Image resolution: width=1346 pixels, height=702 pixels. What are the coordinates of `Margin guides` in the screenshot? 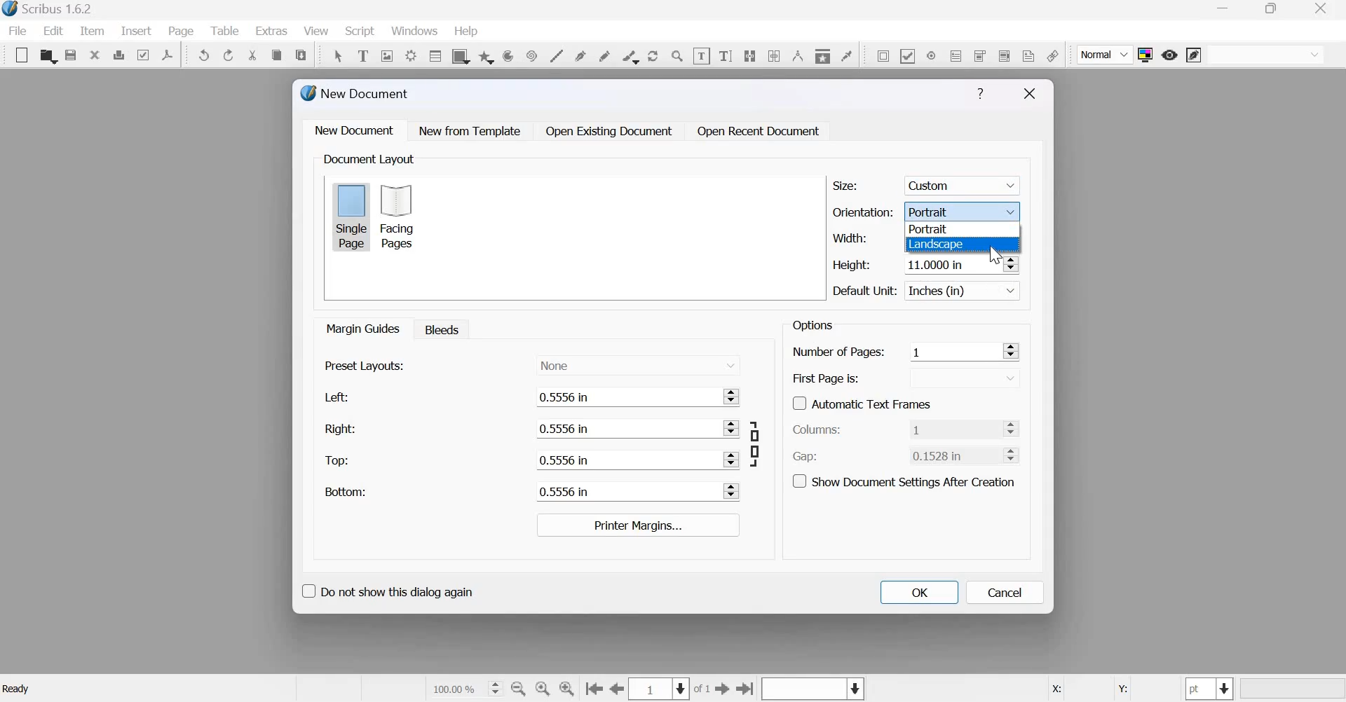 It's located at (361, 328).